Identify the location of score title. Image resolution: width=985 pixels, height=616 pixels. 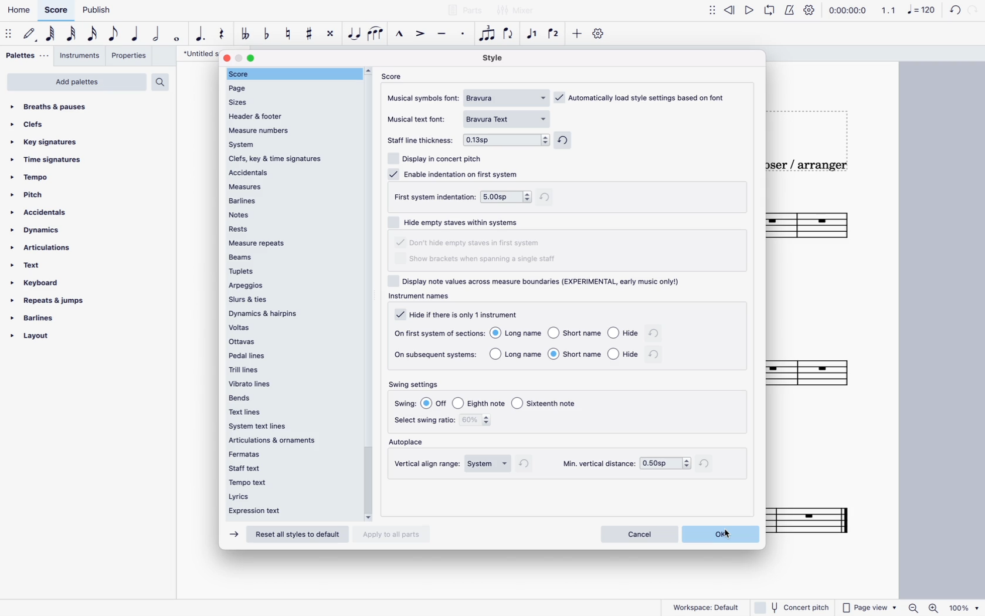
(198, 54).